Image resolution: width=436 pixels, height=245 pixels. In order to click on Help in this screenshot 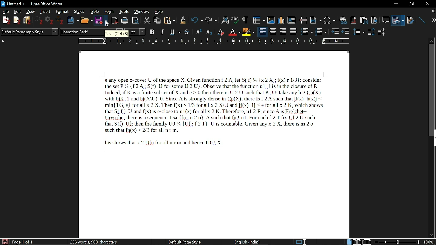, I will do `click(159, 11)`.